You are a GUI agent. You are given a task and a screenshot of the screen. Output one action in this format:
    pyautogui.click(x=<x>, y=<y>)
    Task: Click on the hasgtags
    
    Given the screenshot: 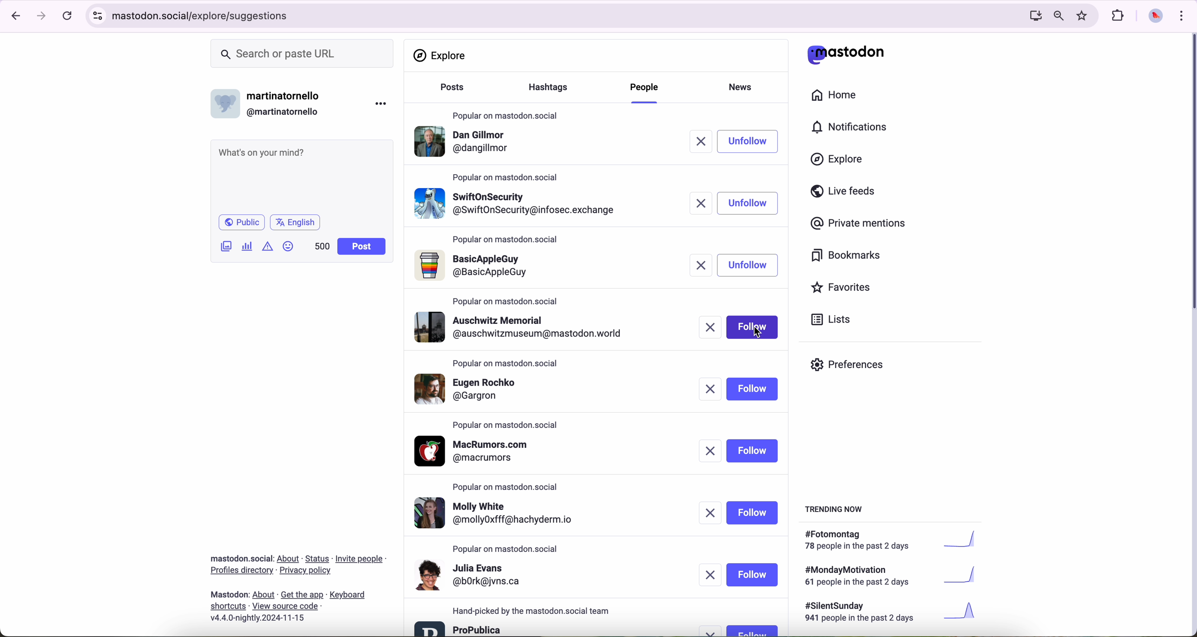 What is the action you would take?
    pyautogui.click(x=553, y=88)
    